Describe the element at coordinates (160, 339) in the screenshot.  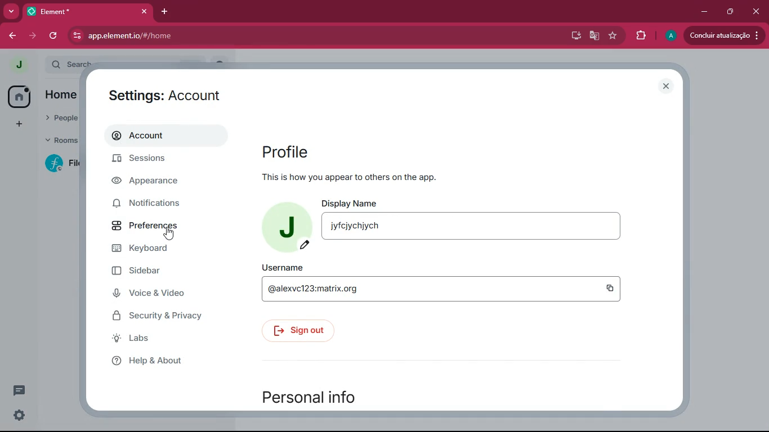
I see `labs` at that location.